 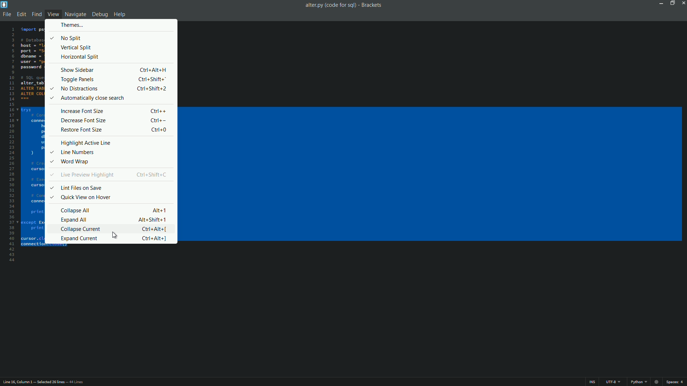 I want to click on no split, so click(x=72, y=38).